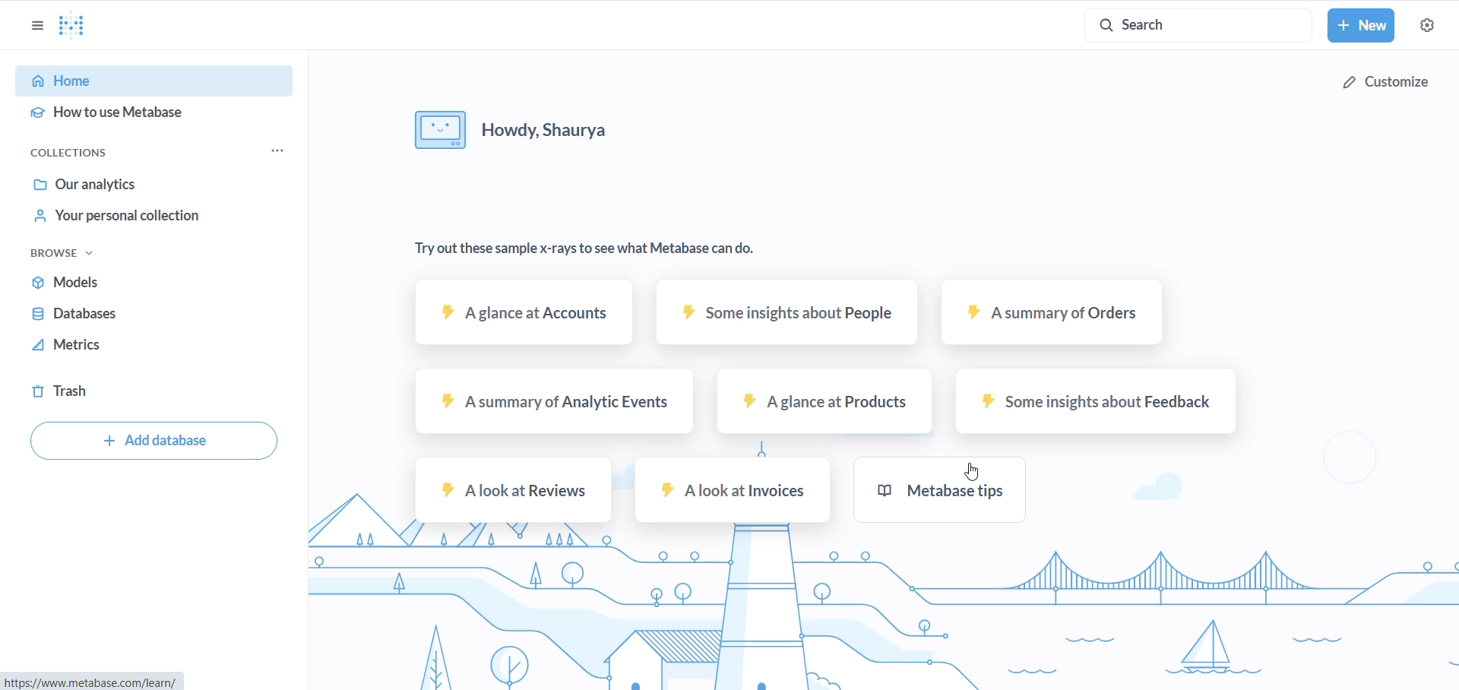 Image resolution: width=1459 pixels, height=690 pixels. I want to click on models, so click(104, 283).